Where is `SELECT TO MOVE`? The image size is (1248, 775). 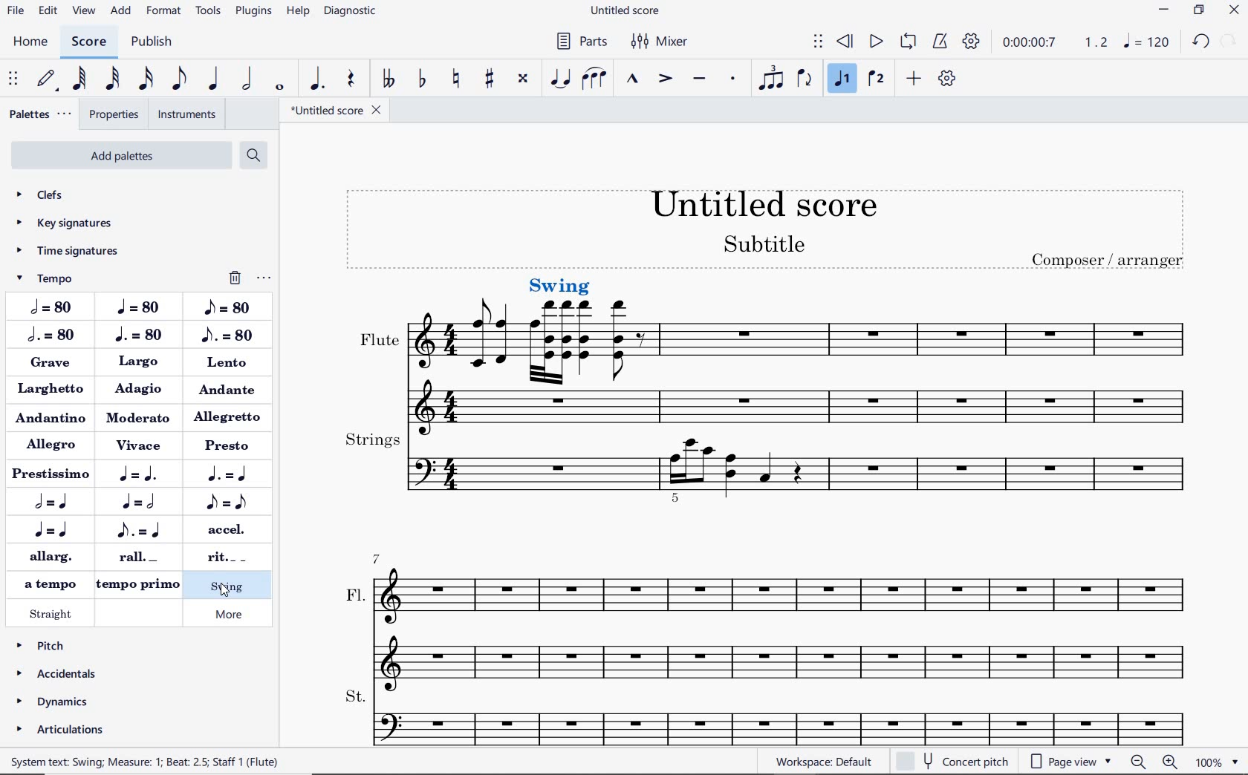
SELECT TO MOVE is located at coordinates (15, 79).